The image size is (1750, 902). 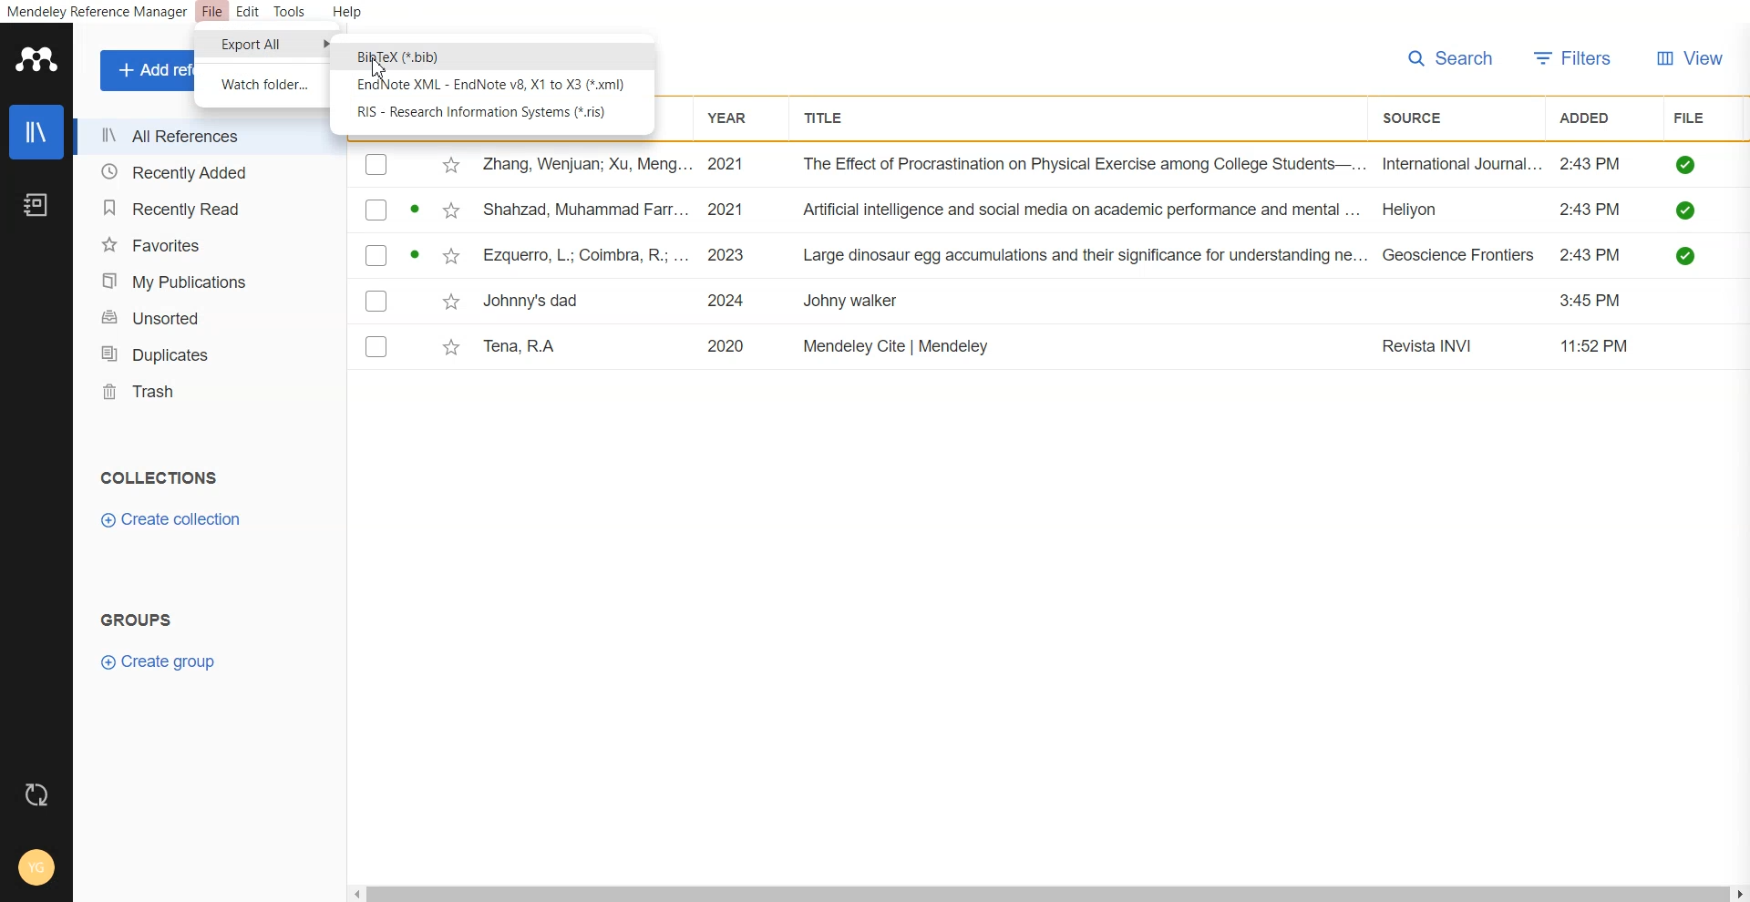 I want to click on Ezquerro, L.; Coimbra, R; ..., so click(x=585, y=254).